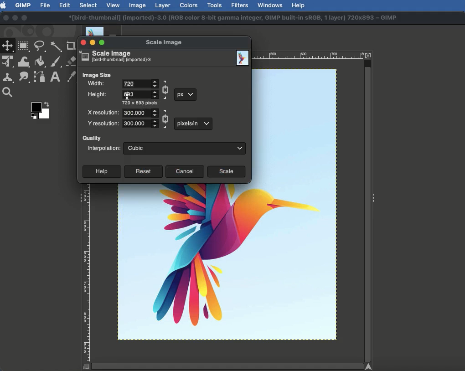 The image size is (465, 371). I want to click on X resolution, so click(103, 113).